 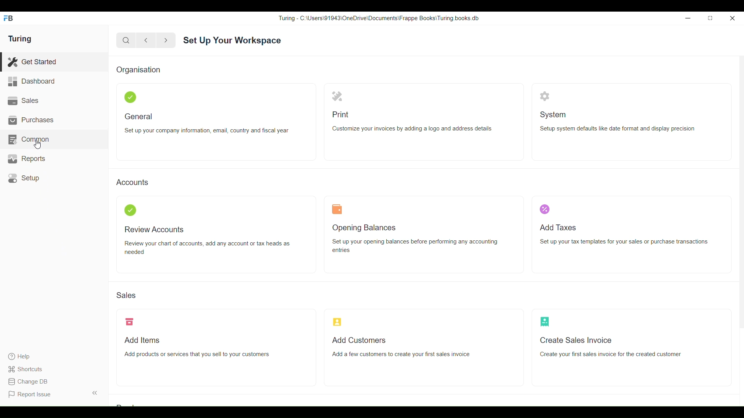 What do you see at coordinates (166, 41) in the screenshot?
I see `Next` at bounding box center [166, 41].